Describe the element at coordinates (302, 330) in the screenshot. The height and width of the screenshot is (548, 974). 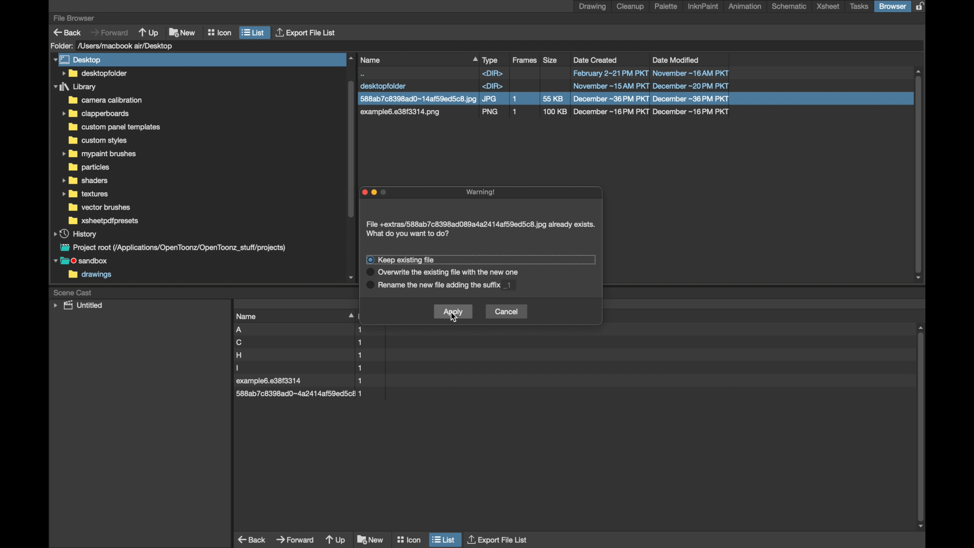
I see `file` at that location.